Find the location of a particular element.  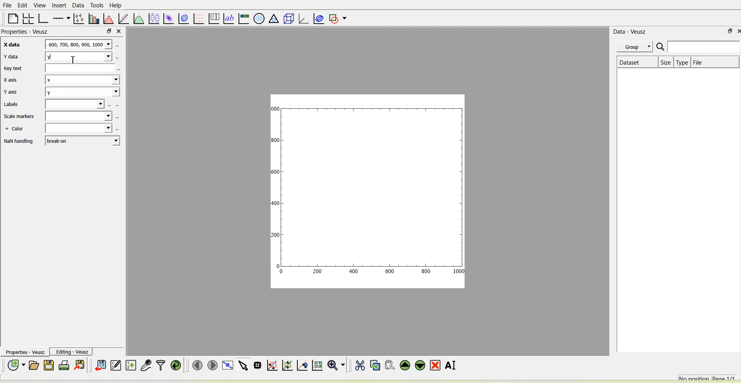

text label is located at coordinates (228, 18).